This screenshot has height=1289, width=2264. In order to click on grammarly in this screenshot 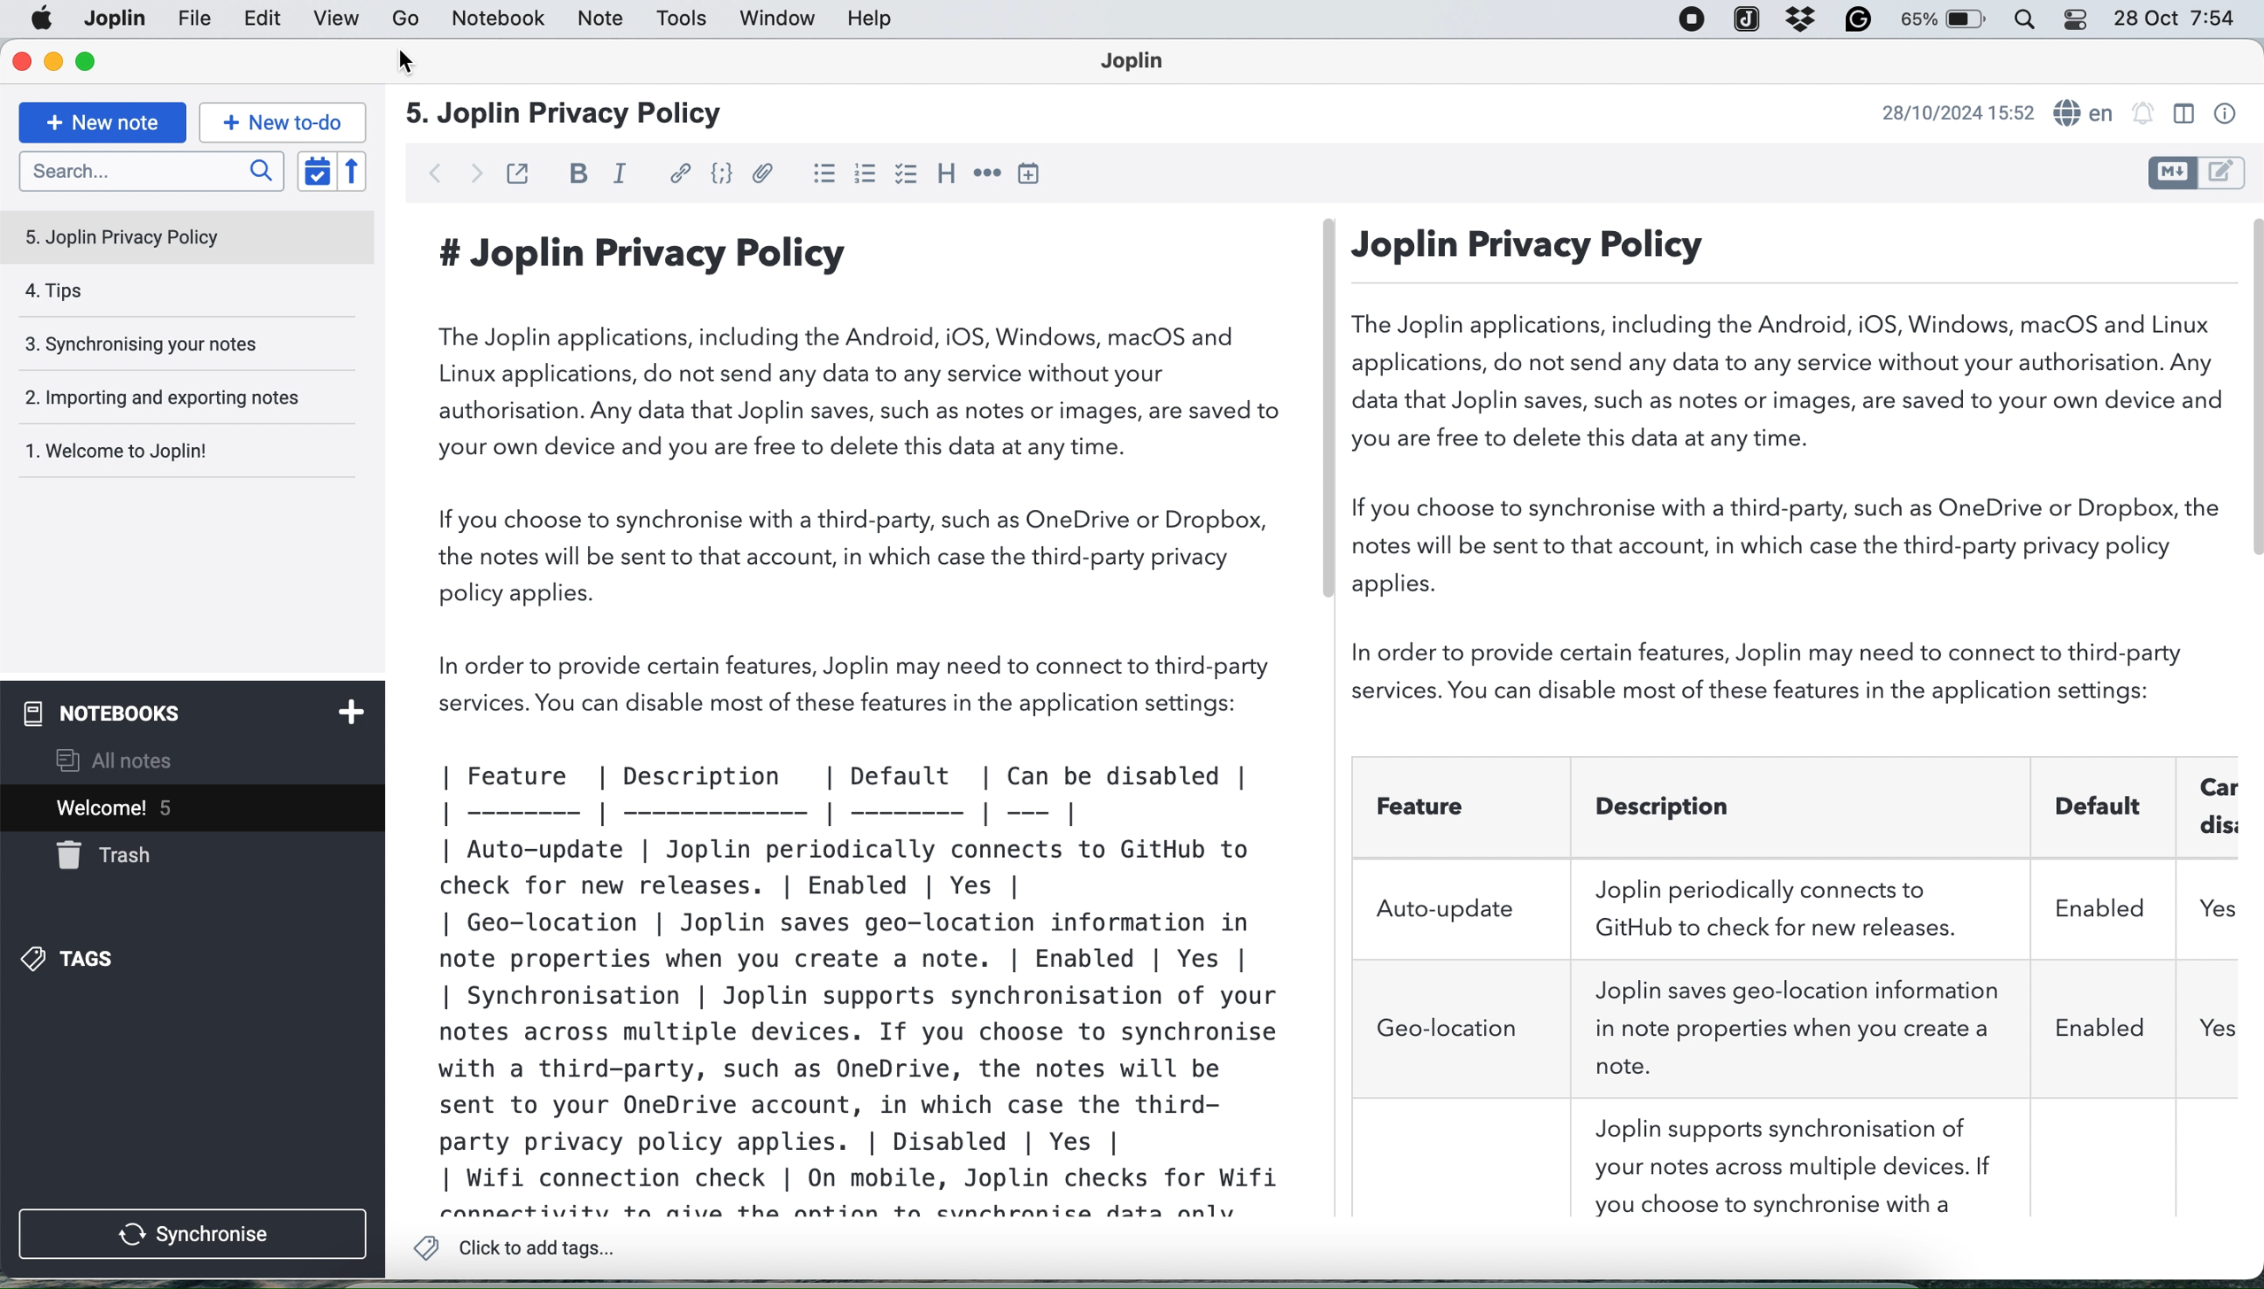, I will do `click(1858, 21)`.